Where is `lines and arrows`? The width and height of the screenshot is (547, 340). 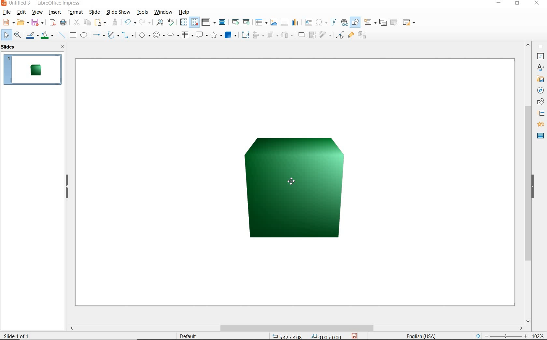 lines and arrows is located at coordinates (99, 35).